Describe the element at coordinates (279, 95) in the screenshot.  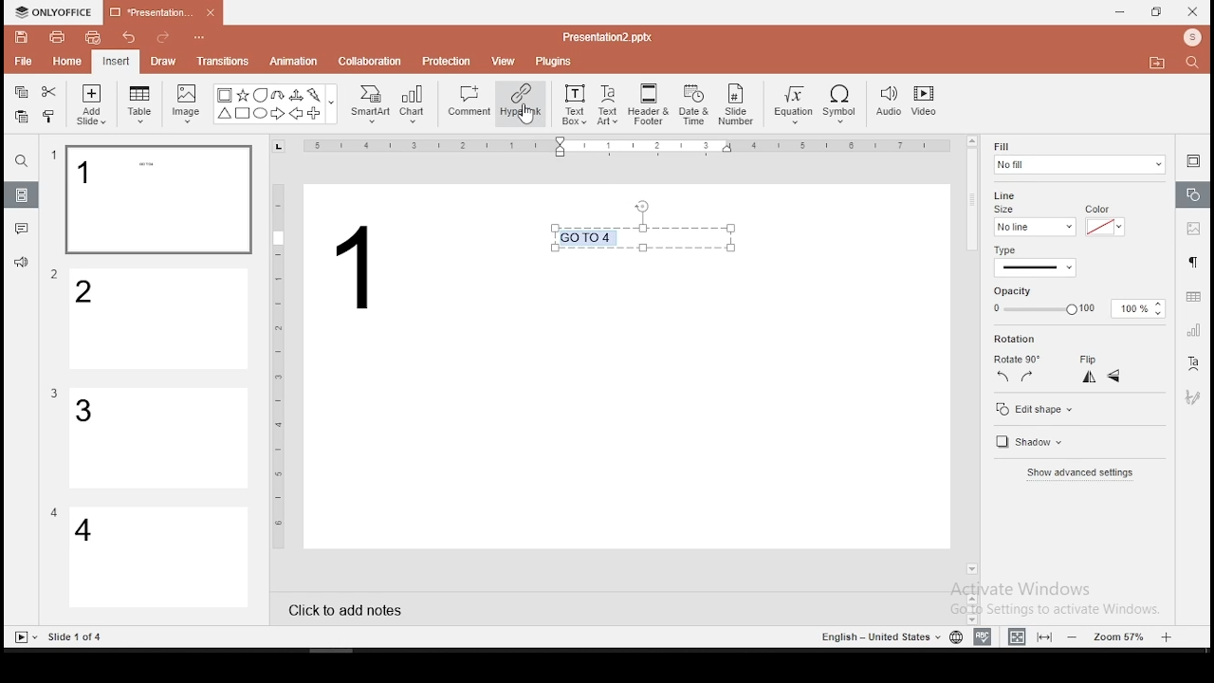
I see `U Arrow` at that location.